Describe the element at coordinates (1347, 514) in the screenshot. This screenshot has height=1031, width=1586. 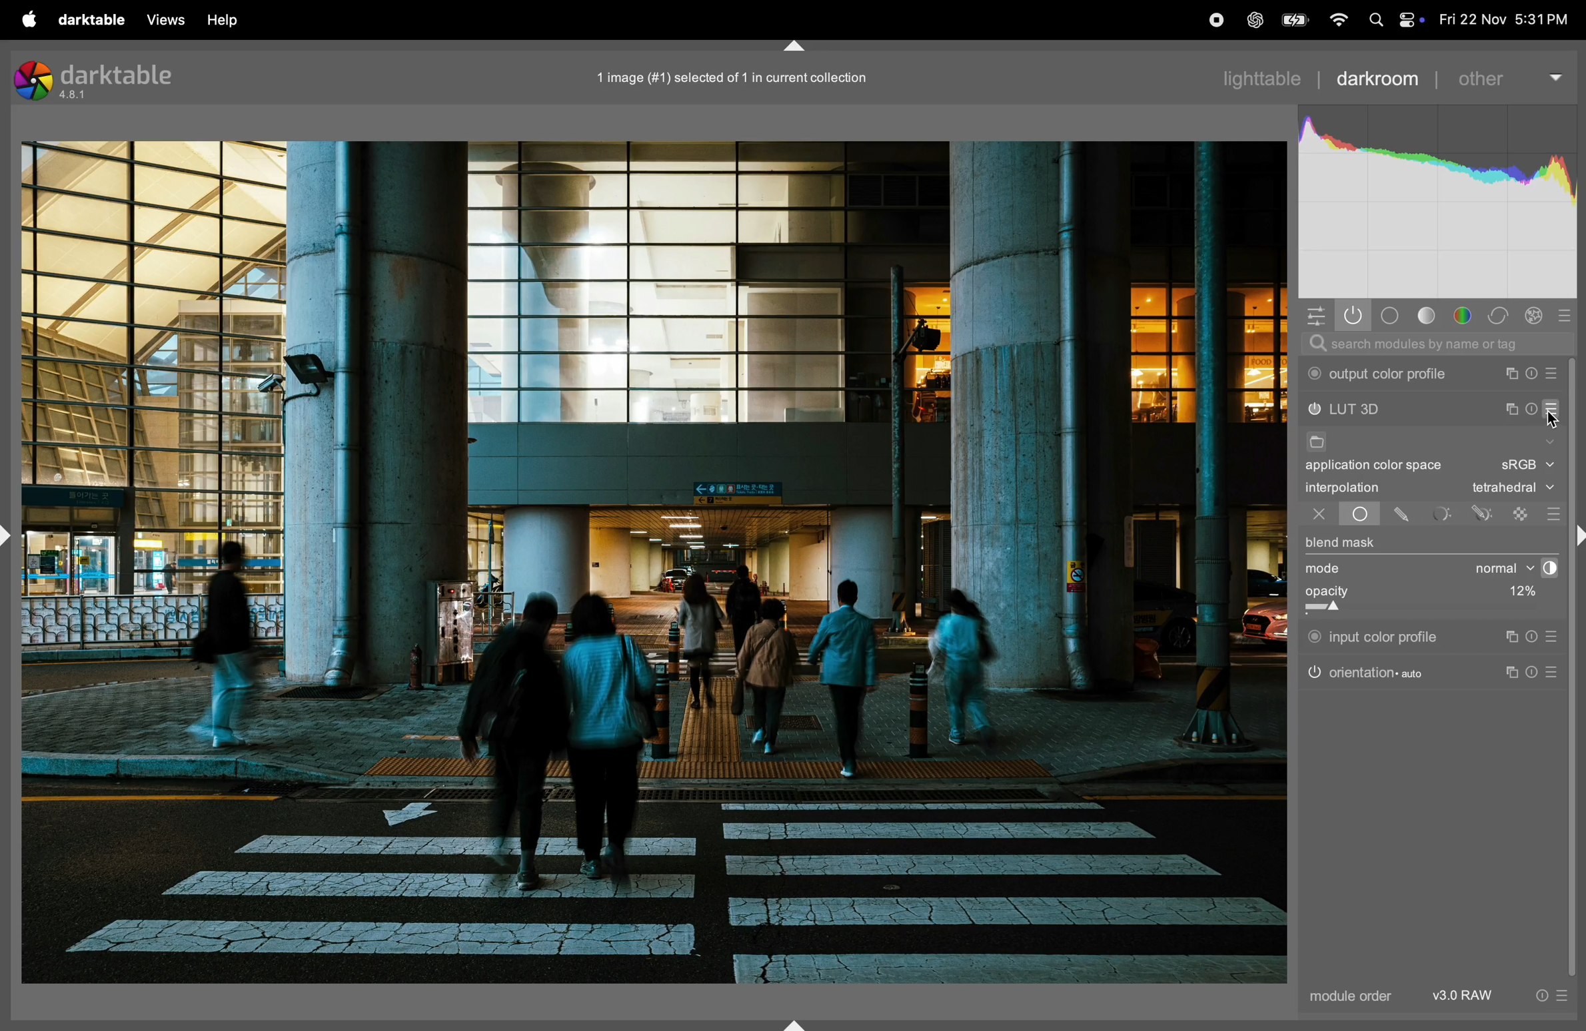
I see `uniformly` at that location.